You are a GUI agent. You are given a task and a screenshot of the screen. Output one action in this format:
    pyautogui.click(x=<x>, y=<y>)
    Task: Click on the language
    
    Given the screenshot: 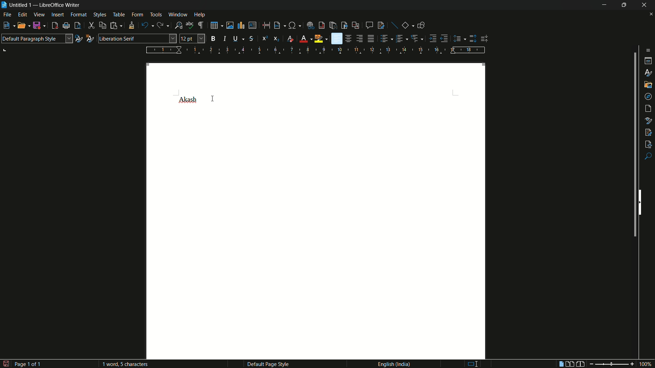 What is the action you would take?
    pyautogui.click(x=393, y=364)
    